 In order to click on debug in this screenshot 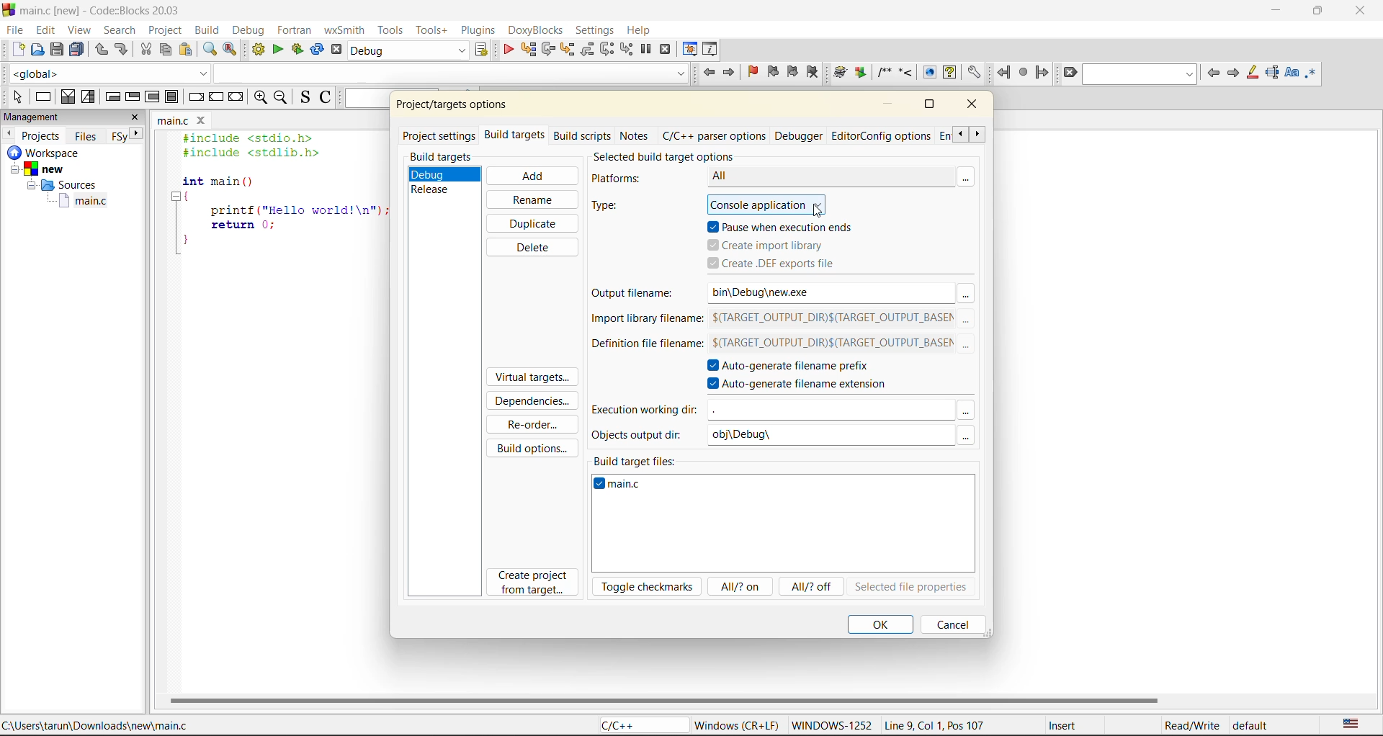, I will do `click(250, 30)`.